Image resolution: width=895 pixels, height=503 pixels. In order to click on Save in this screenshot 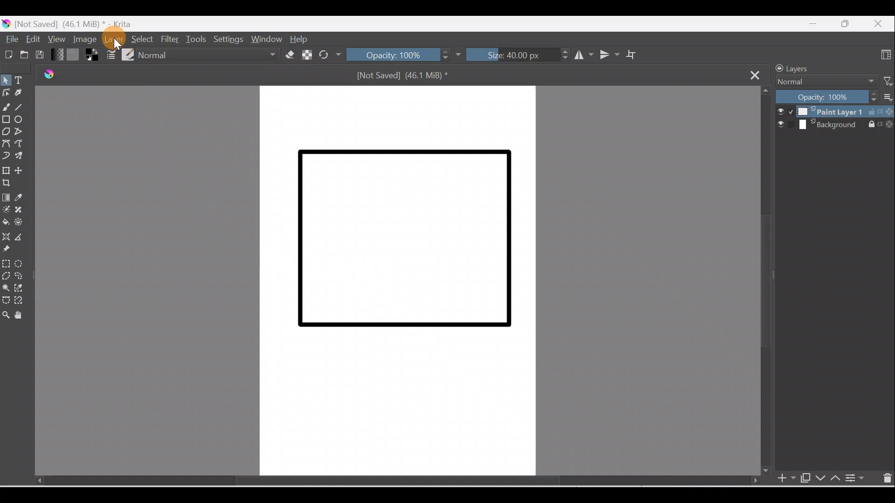, I will do `click(42, 54)`.